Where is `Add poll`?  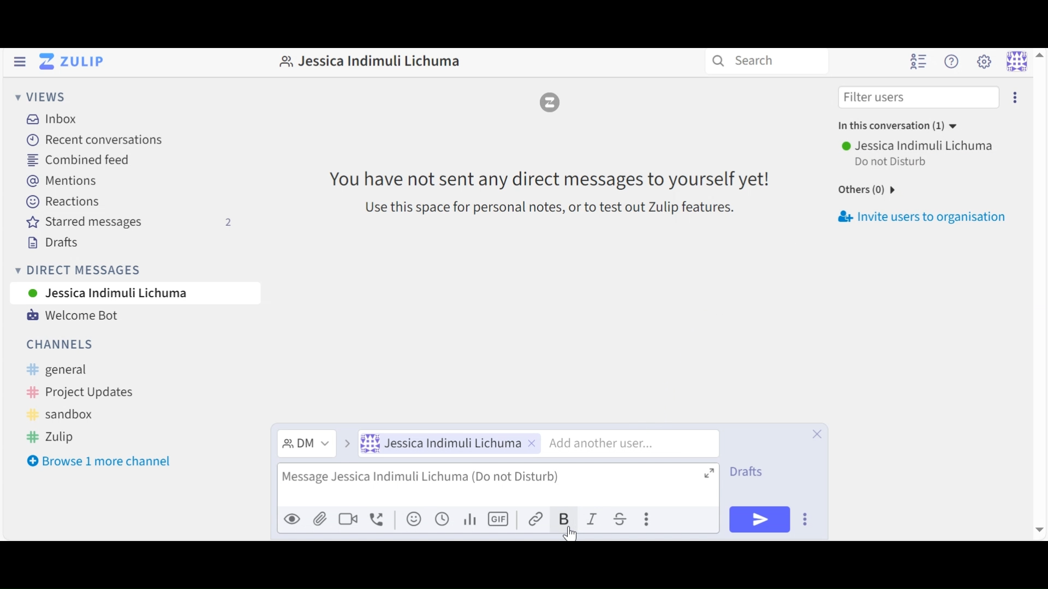
Add poll is located at coordinates (471, 518).